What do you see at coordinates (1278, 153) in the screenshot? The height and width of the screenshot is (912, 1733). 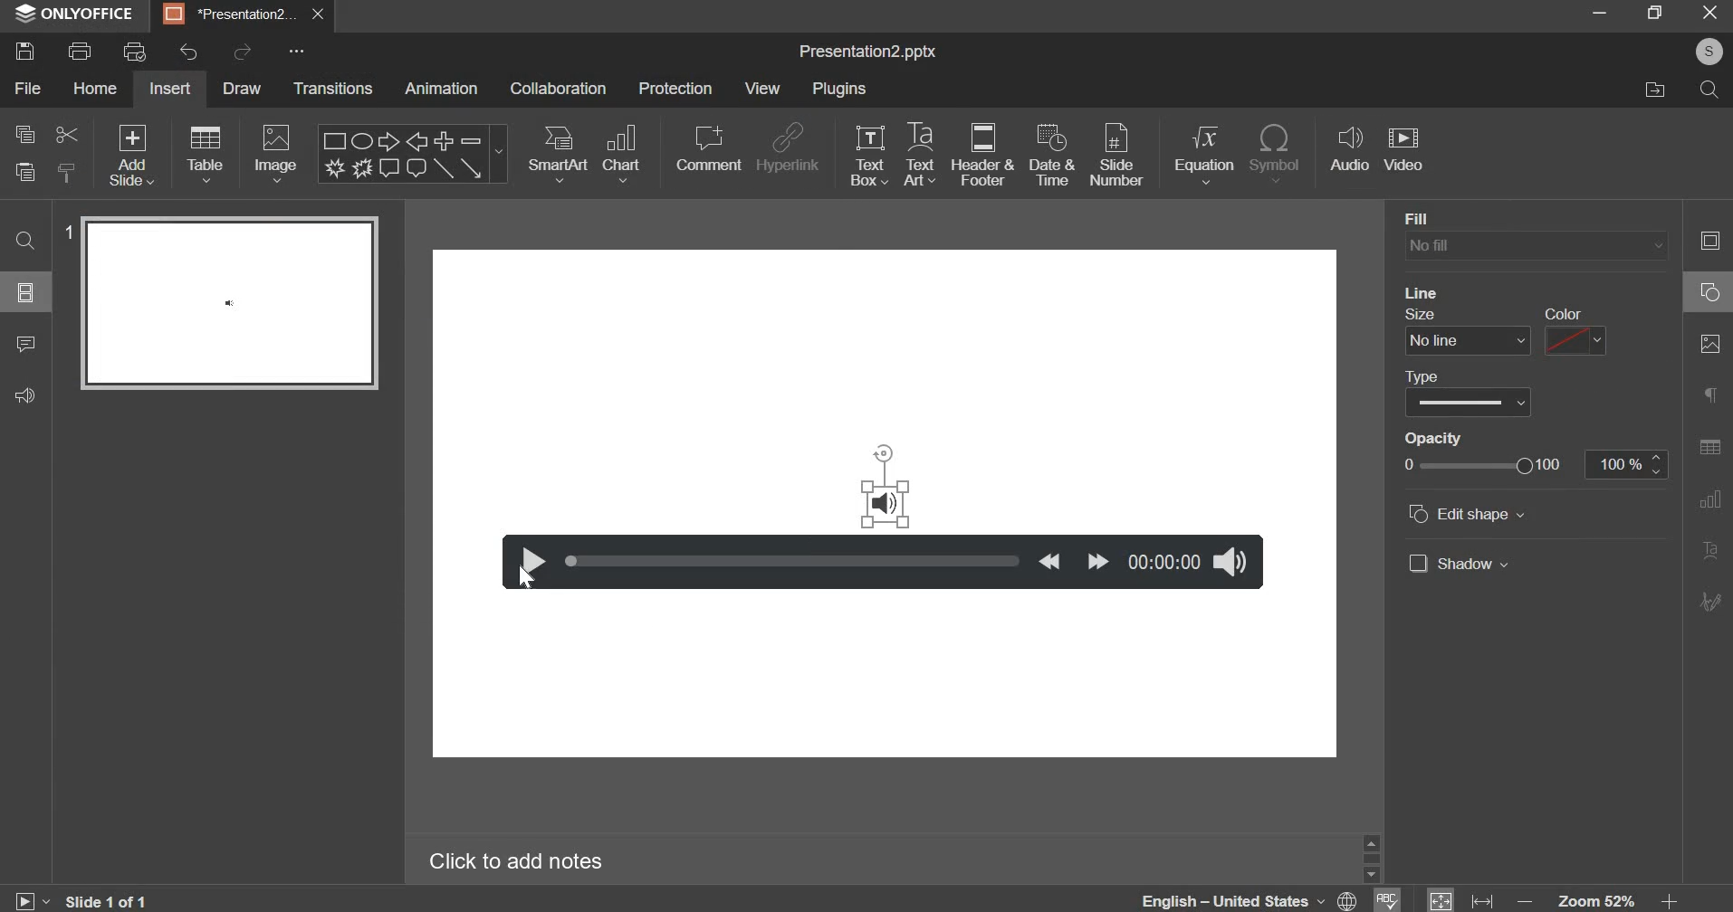 I see `insert symbol` at bounding box center [1278, 153].